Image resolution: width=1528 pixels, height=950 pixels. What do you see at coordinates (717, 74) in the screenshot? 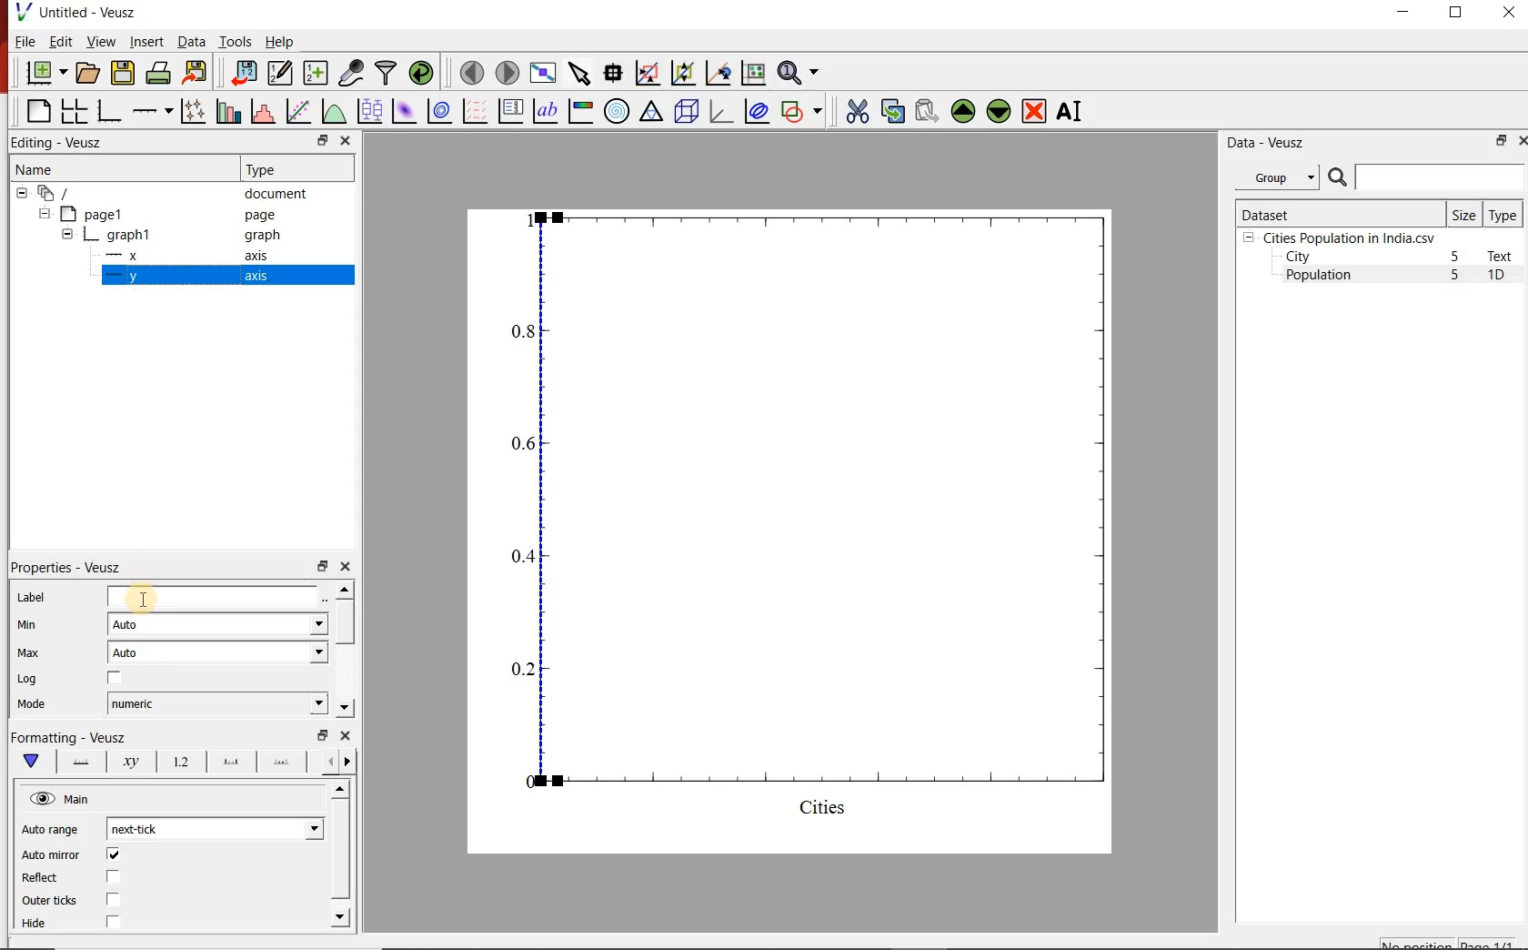
I see `click to recenter graph axes` at bounding box center [717, 74].